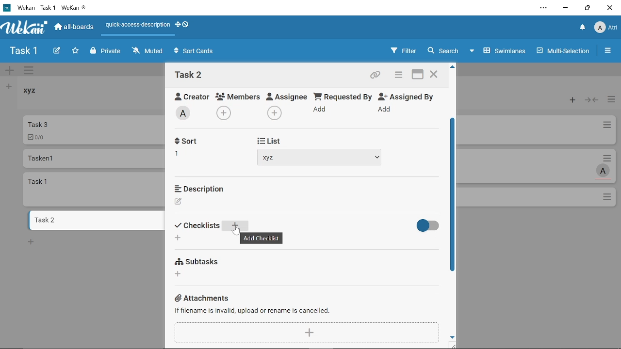 Image resolution: width=621 pixels, height=349 pixels. I want to click on Sort Cards, so click(196, 52).